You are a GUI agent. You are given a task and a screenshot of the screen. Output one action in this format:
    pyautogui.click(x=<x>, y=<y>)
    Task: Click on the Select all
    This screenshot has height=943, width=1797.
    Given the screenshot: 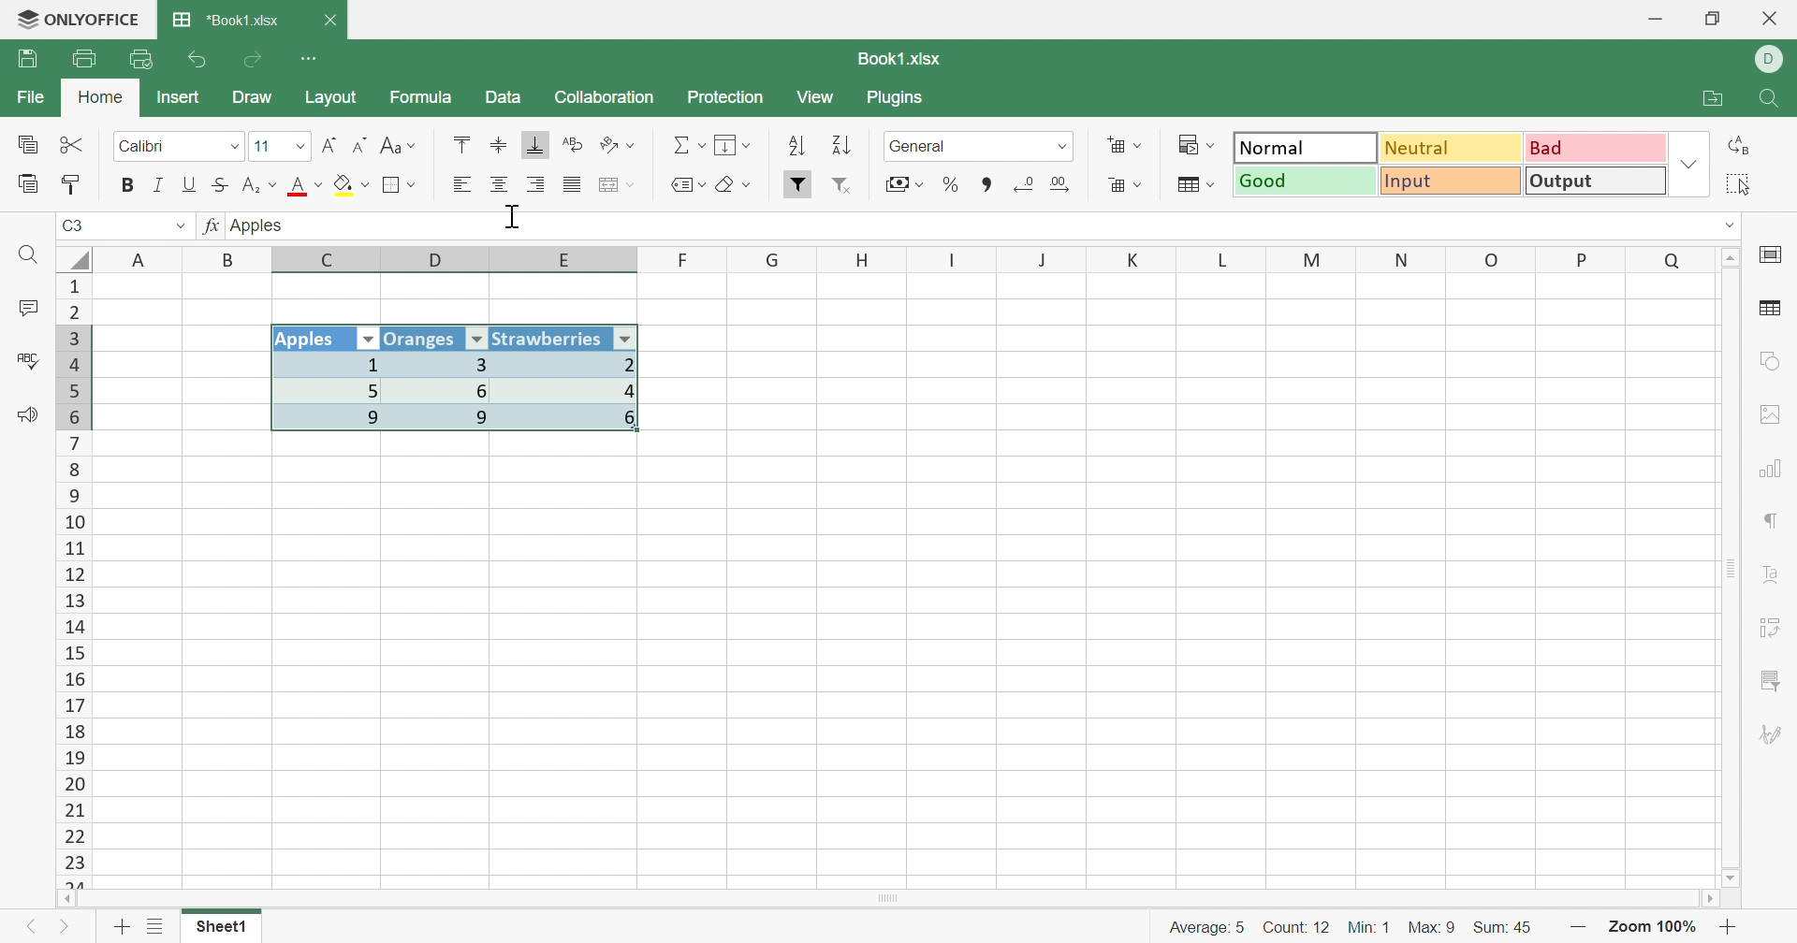 What is the action you would take?
    pyautogui.click(x=74, y=256)
    